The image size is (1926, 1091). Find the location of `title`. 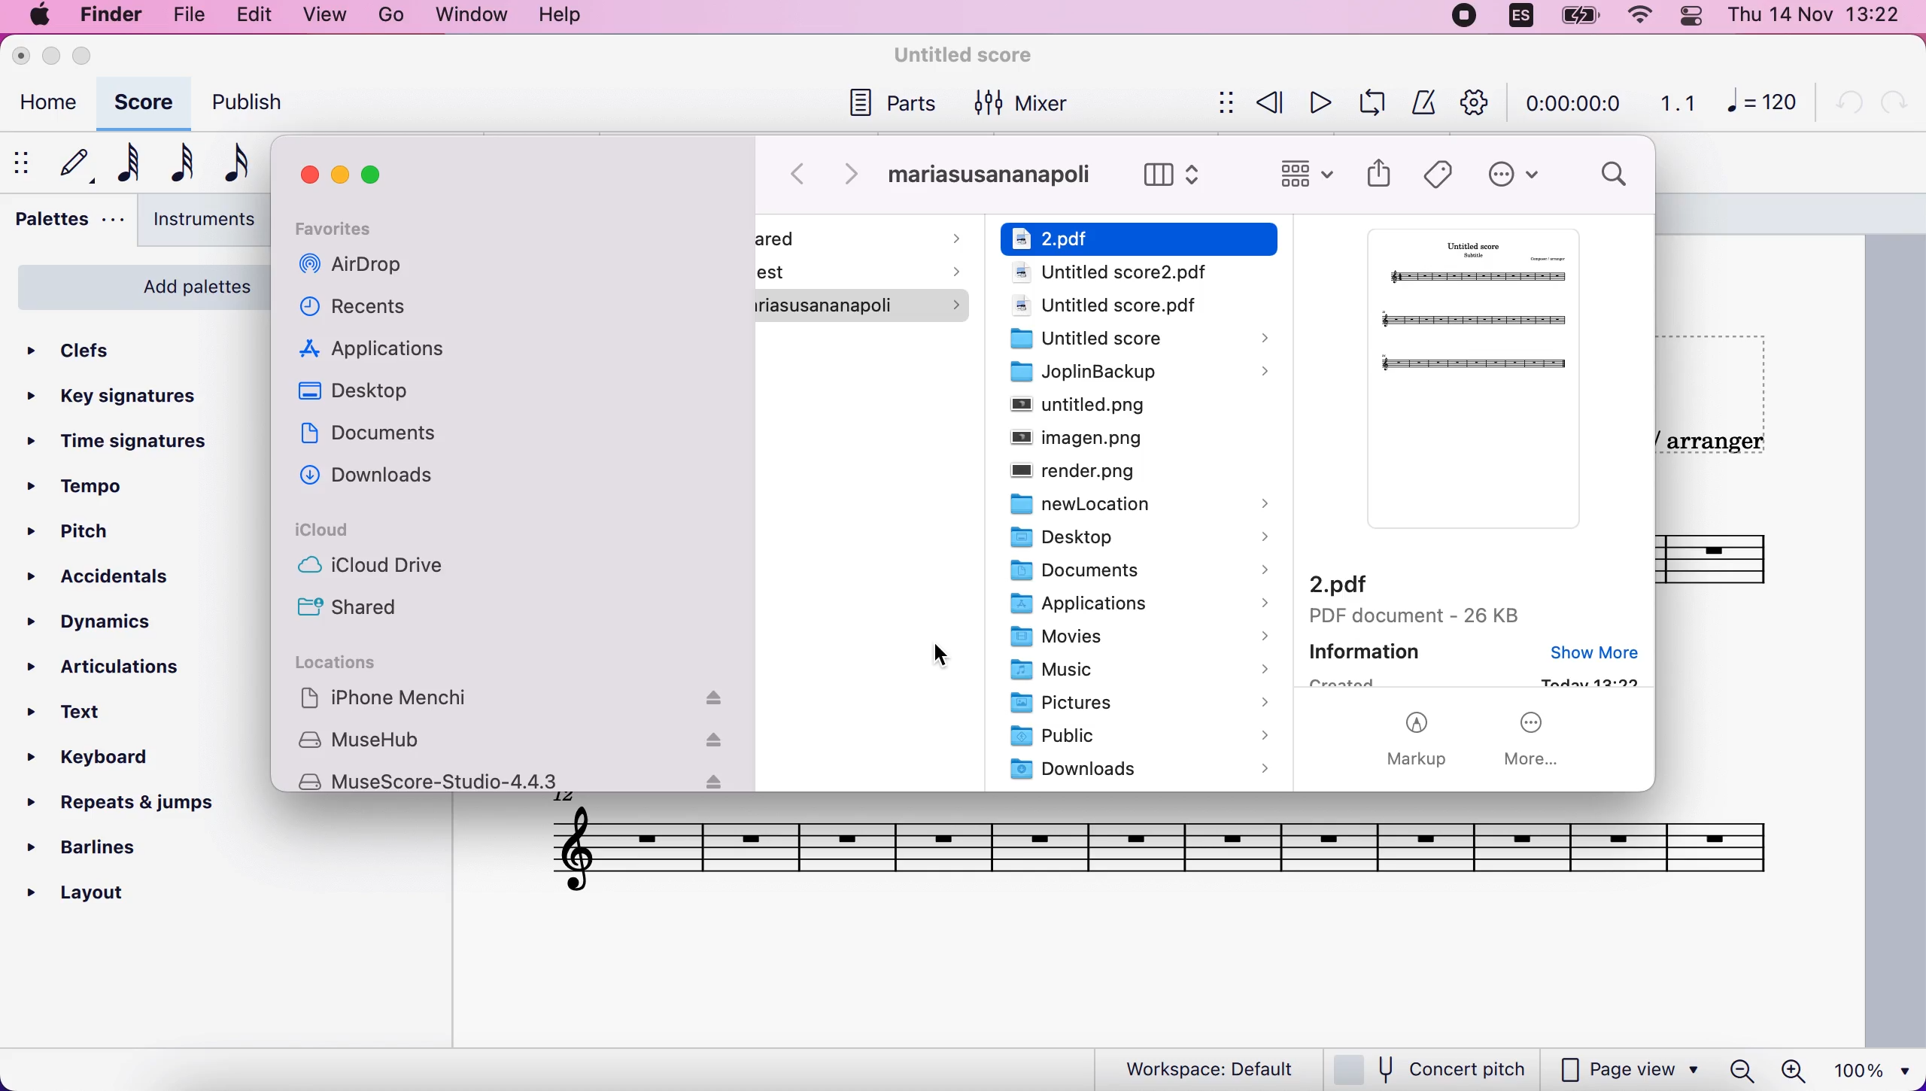

title is located at coordinates (965, 53).